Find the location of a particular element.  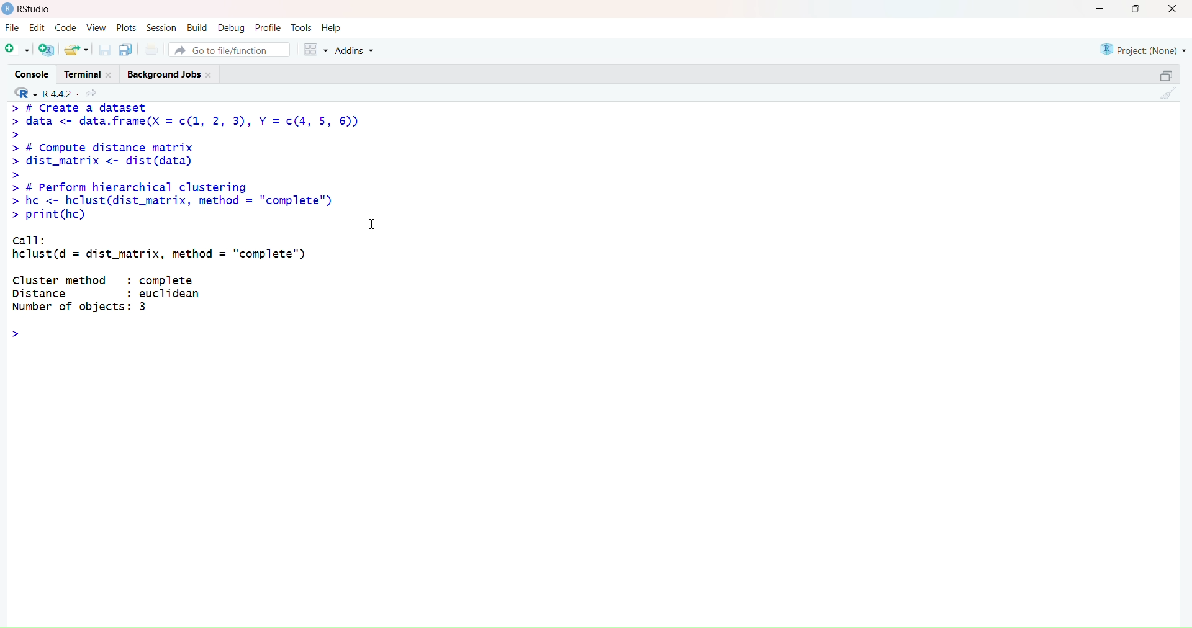

> # L(reatc a dataset

> data <- data.frame(X = c(1, 2, 3), Y = c(4, 5, 6))
>

> # Compute distance matrix

> dist_matrix <- dist(data)

>

> # Perform hierarchical clustering

> hc <- hclust(dist_matrix, method = "complete")
> print(hc)

call:

hclust(d = dist_matrix, method = "complete")
Cluster method : complete

Distance : euclidean

Number of objects: 3 is located at coordinates (188, 213).